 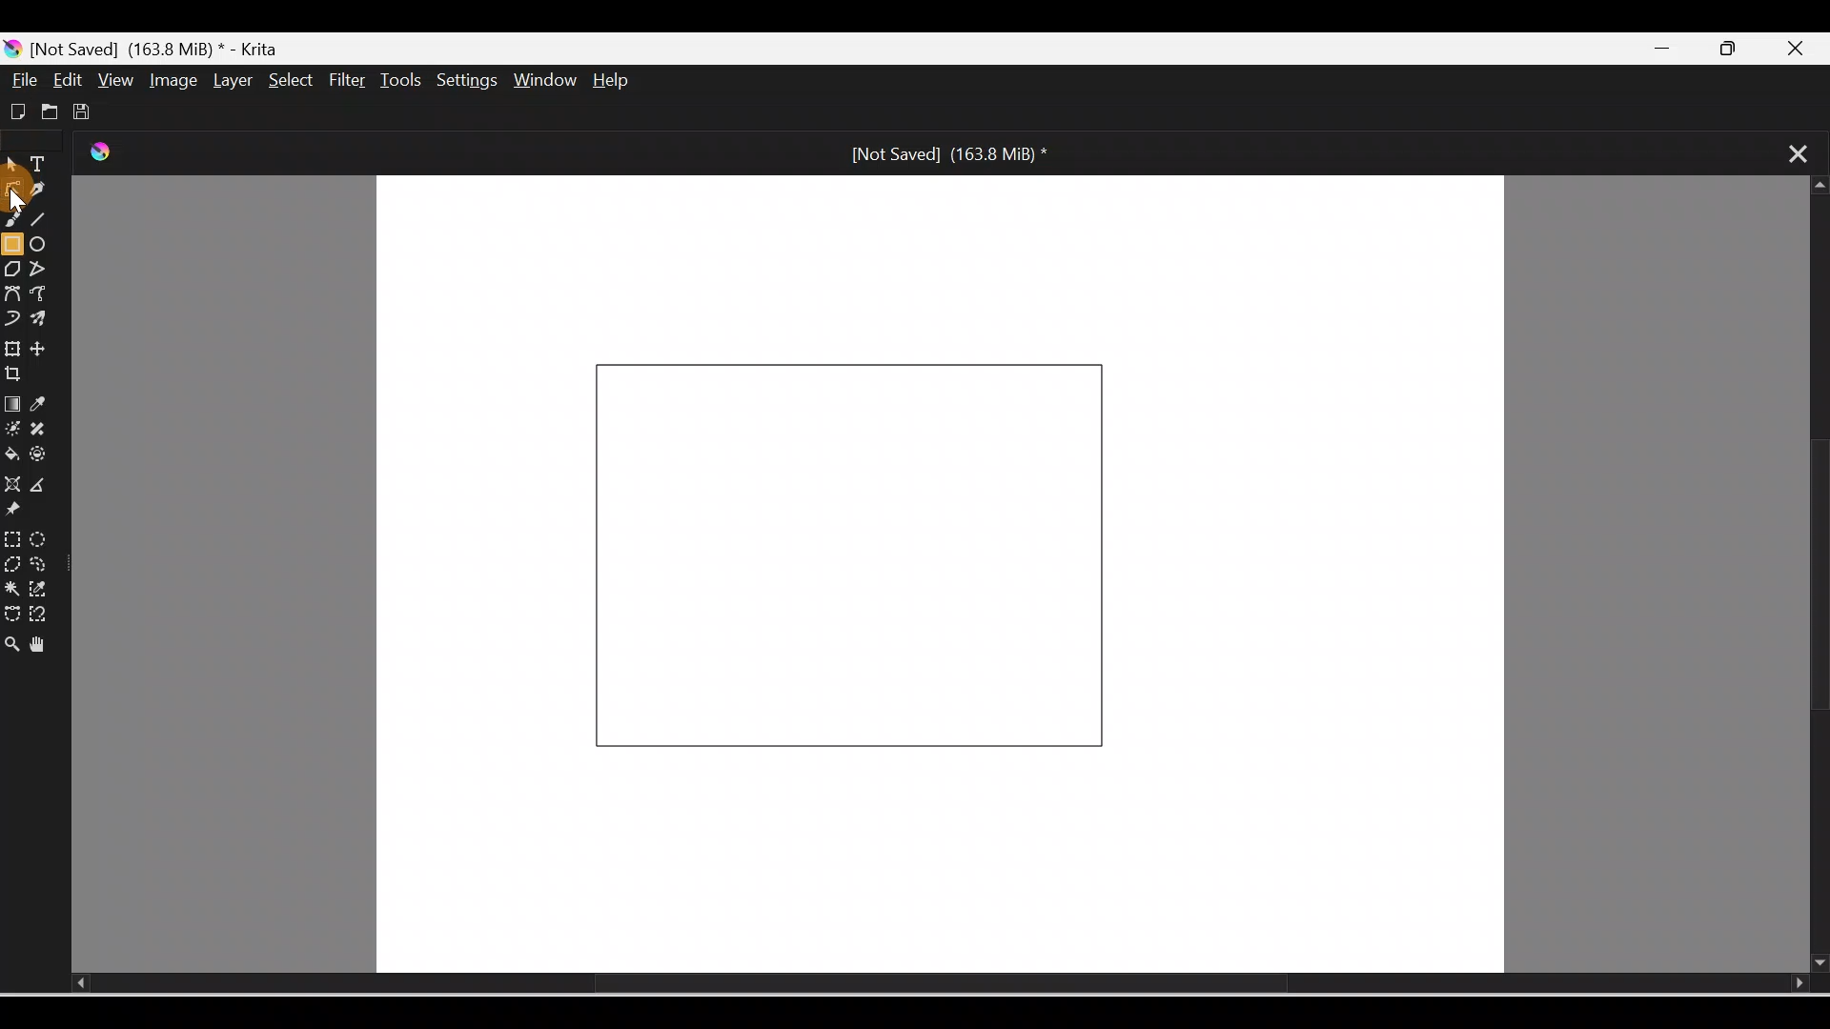 What do you see at coordinates (627, 82) in the screenshot?
I see `Help` at bounding box center [627, 82].